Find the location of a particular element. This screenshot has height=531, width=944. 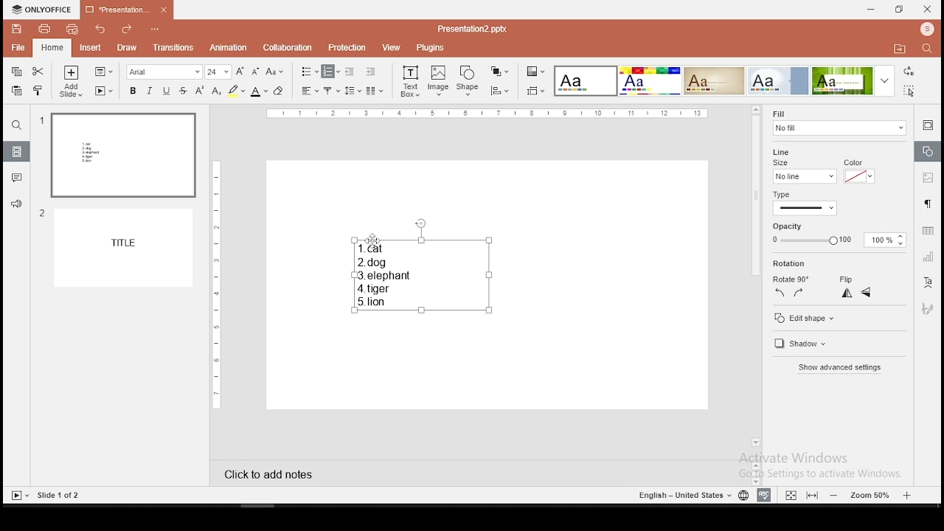

horizontal align is located at coordinates (309, 91).